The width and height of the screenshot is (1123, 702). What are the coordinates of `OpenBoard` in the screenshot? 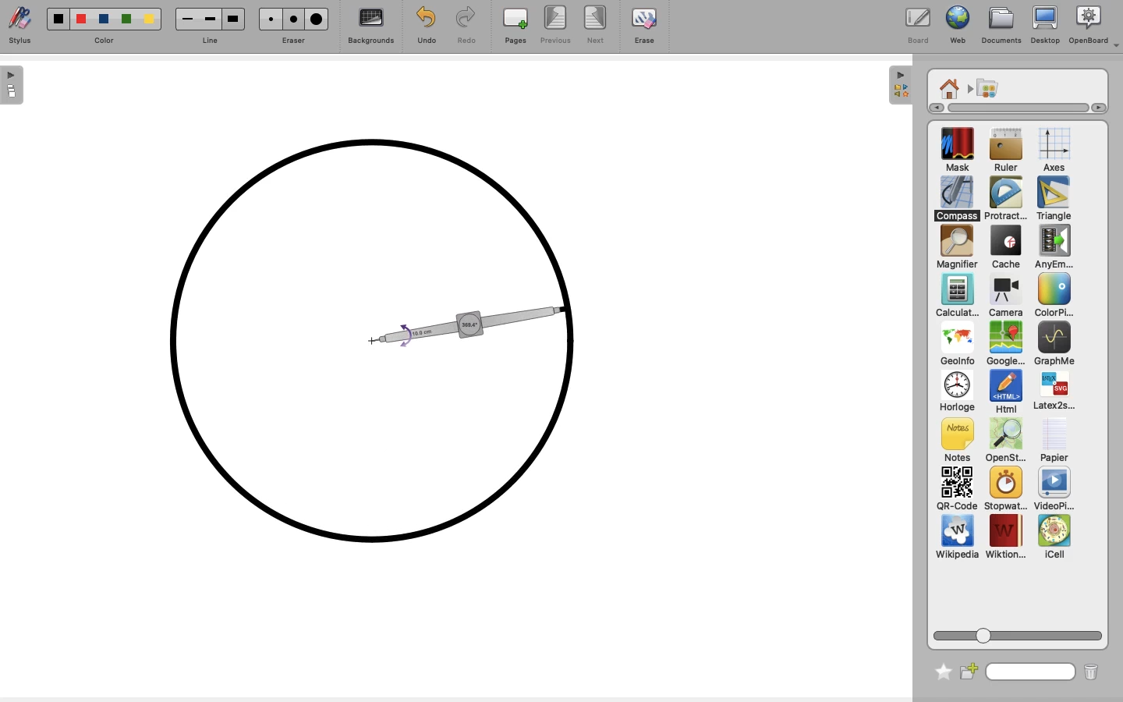 It's located at (1094, 26).